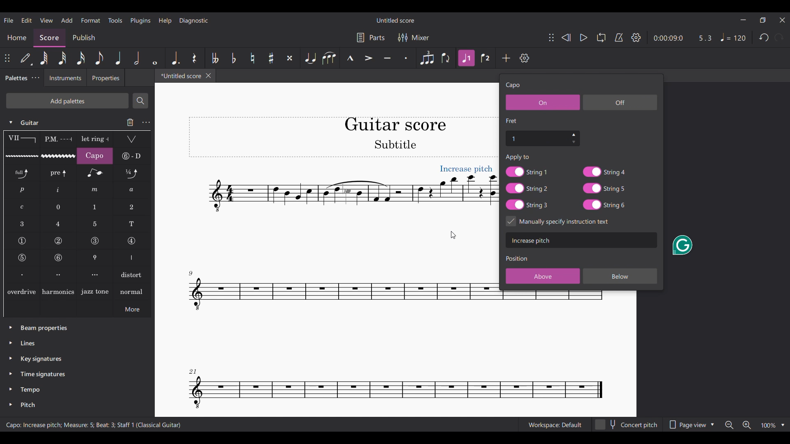 The image size is (790, 444). What do you see at coordinates (544, 137) in the screenshot?
I see `Fret number settings` at bounding box center [544, 137].